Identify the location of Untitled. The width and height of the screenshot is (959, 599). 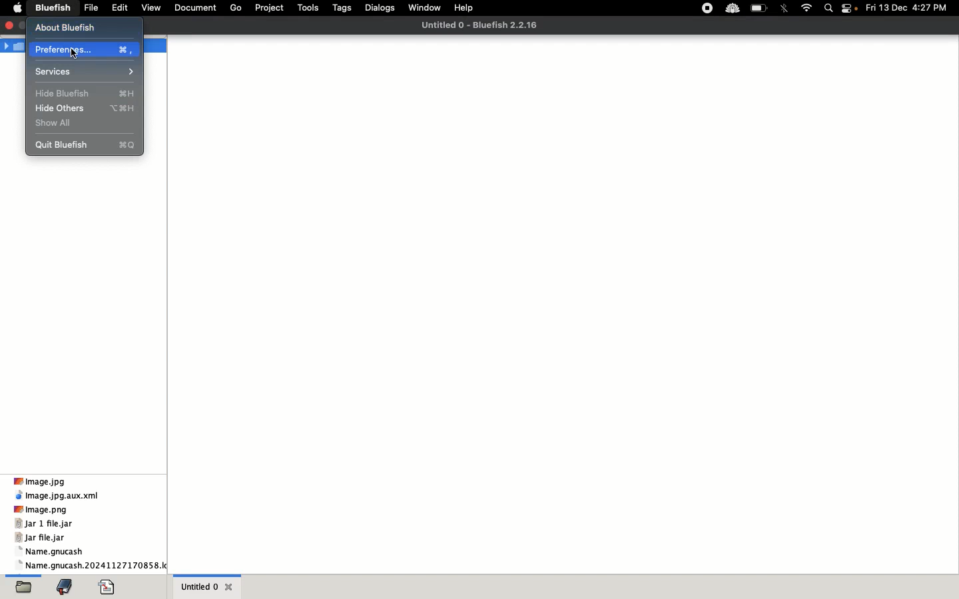
(208, 586).